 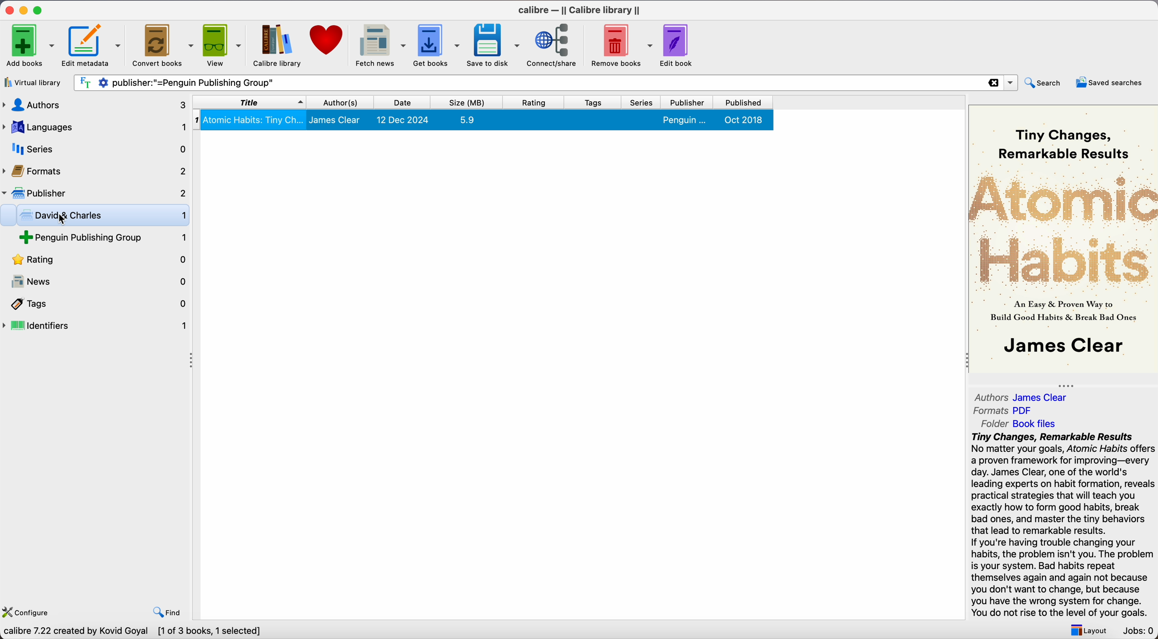 What do you see at coordinates (596, 102) in the screenshot?
I see `tags` at bounding box center [596, 102].